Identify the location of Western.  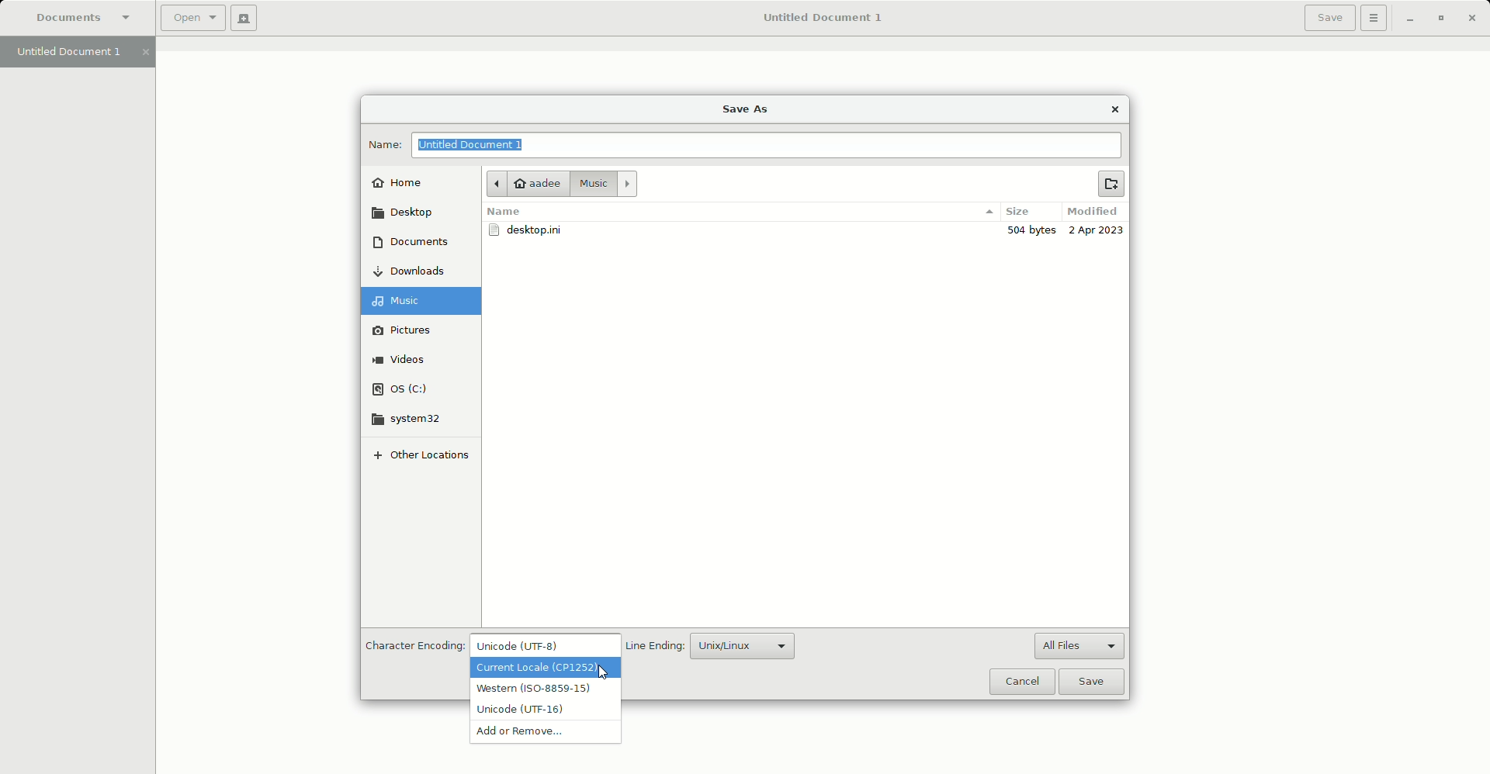
(543, 690).